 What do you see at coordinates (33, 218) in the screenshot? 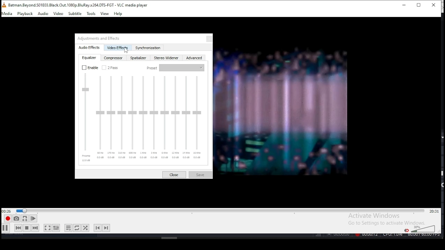
I see `frame by frame` at bounding box center [33, 218].